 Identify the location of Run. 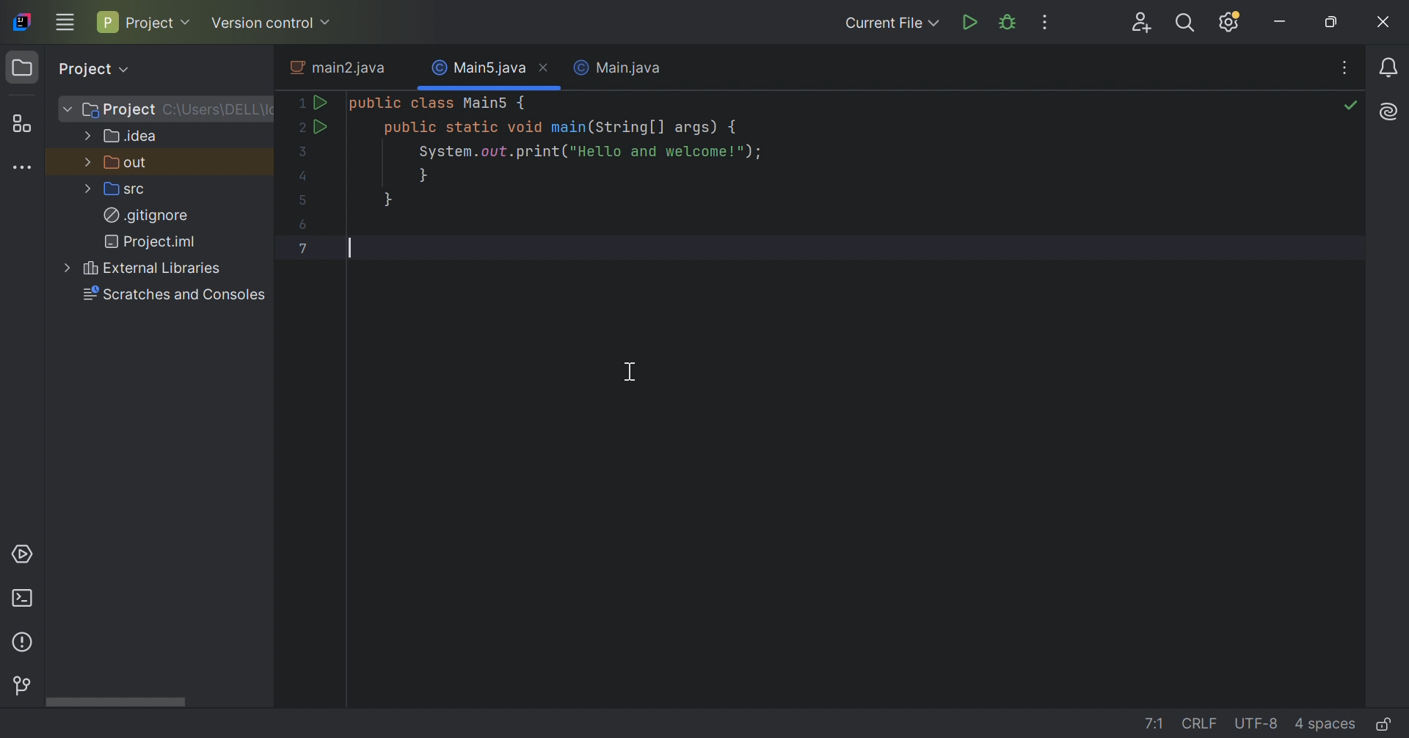
(321, 102).